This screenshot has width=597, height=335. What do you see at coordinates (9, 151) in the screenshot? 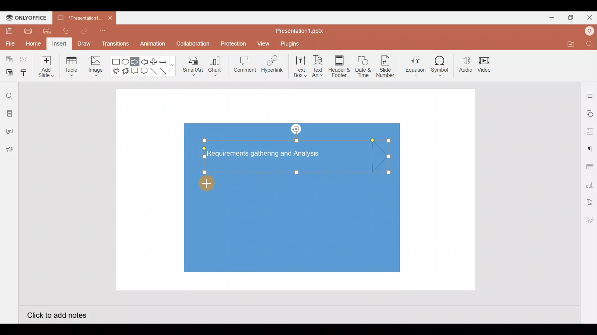
I see `Feedback and Support` at bounding box center [9, 151].